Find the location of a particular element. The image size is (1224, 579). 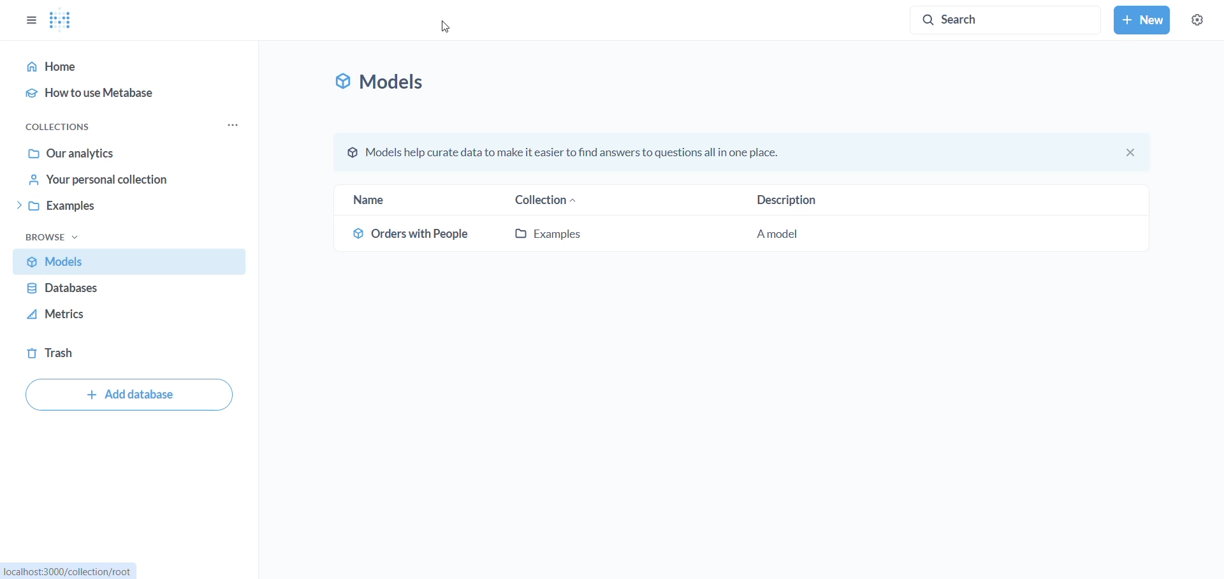

new button is located at coordinates (1141, 19).